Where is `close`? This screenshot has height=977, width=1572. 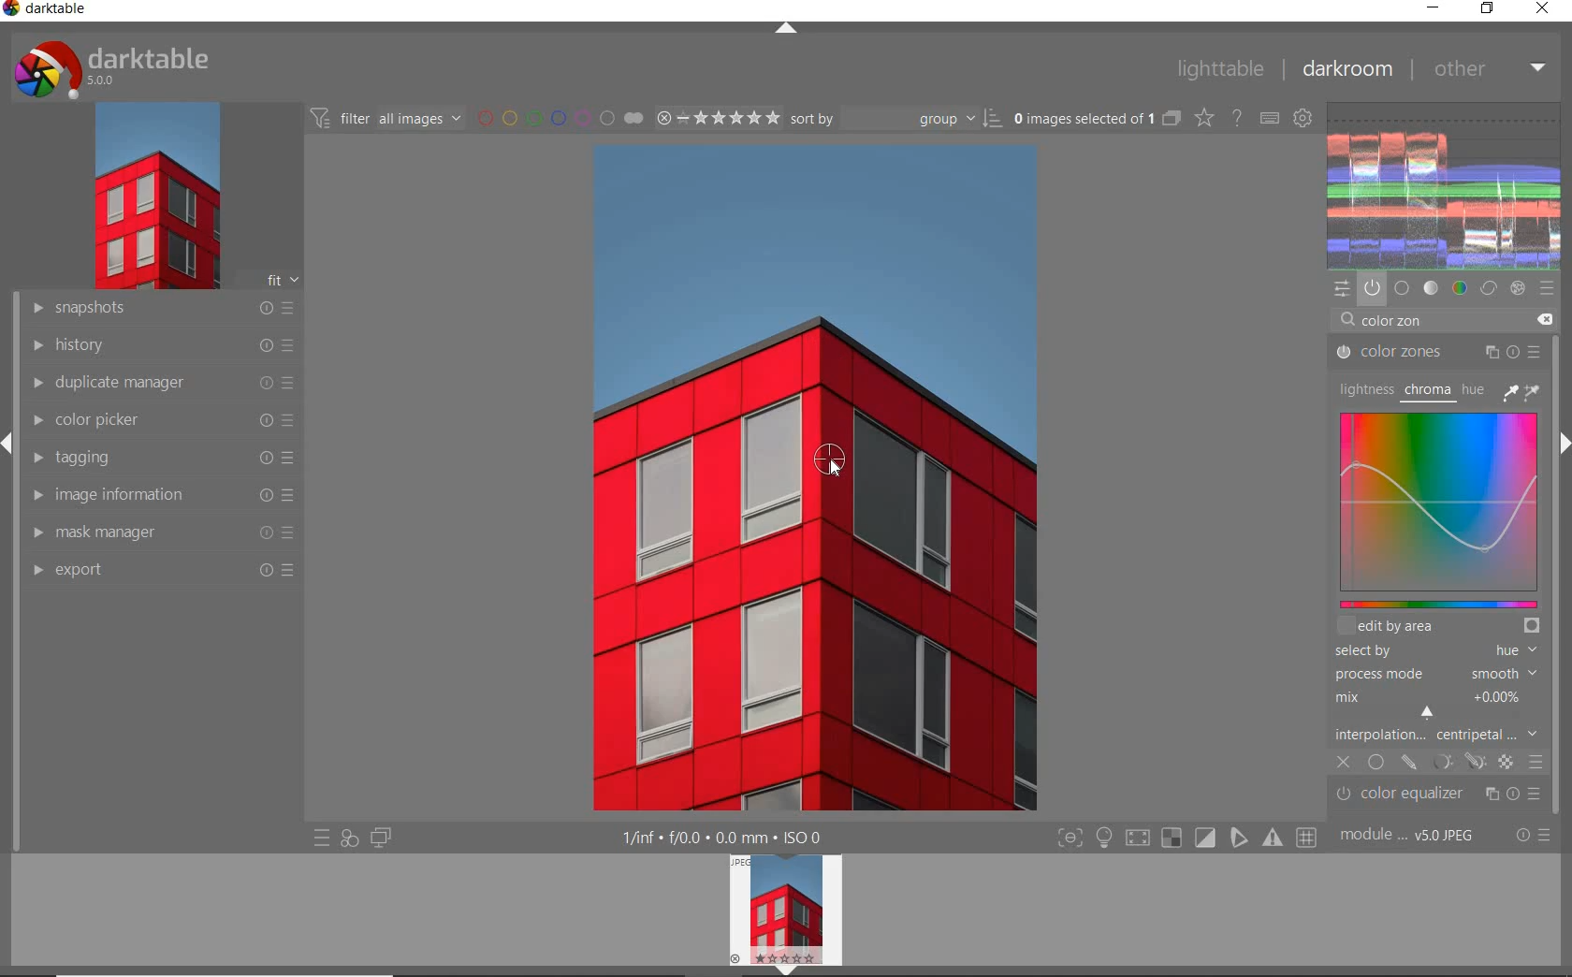 close is located at coordinates (1543, 9).